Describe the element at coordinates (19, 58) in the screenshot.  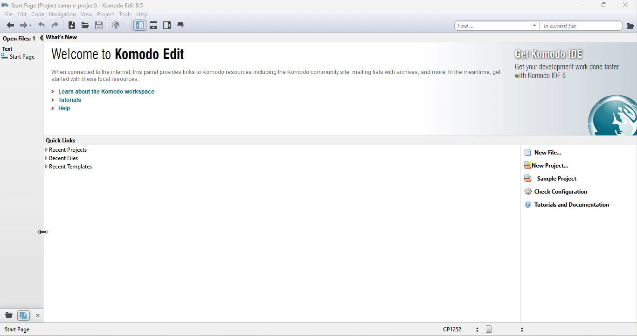
I see `start page` at that location.